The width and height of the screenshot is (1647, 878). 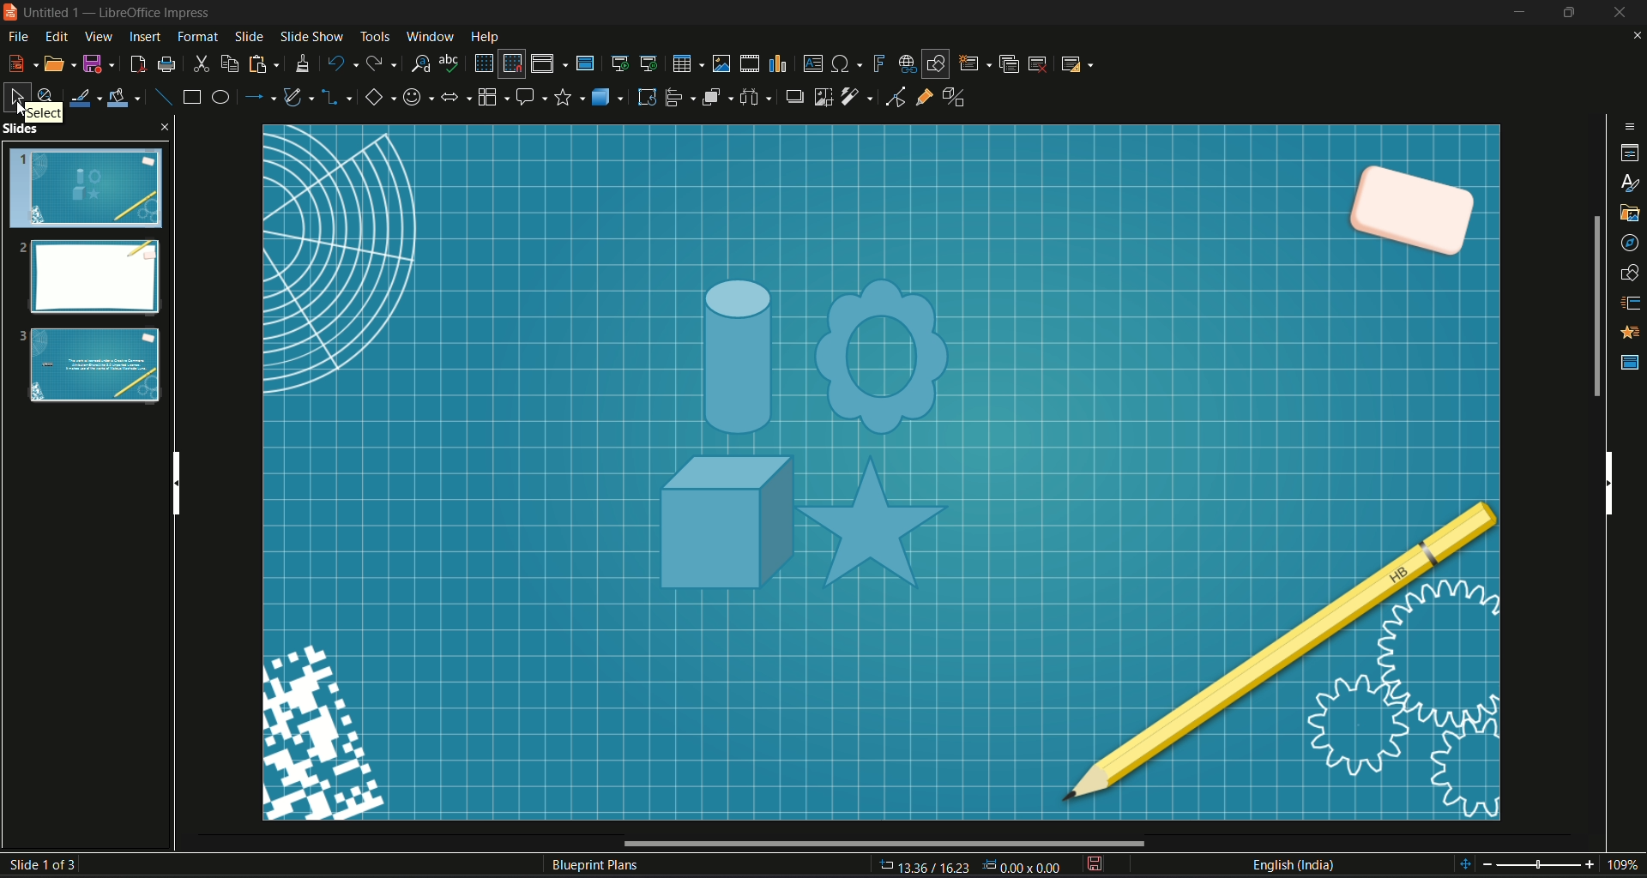 I want to click on View, so click(x=100, y=36).